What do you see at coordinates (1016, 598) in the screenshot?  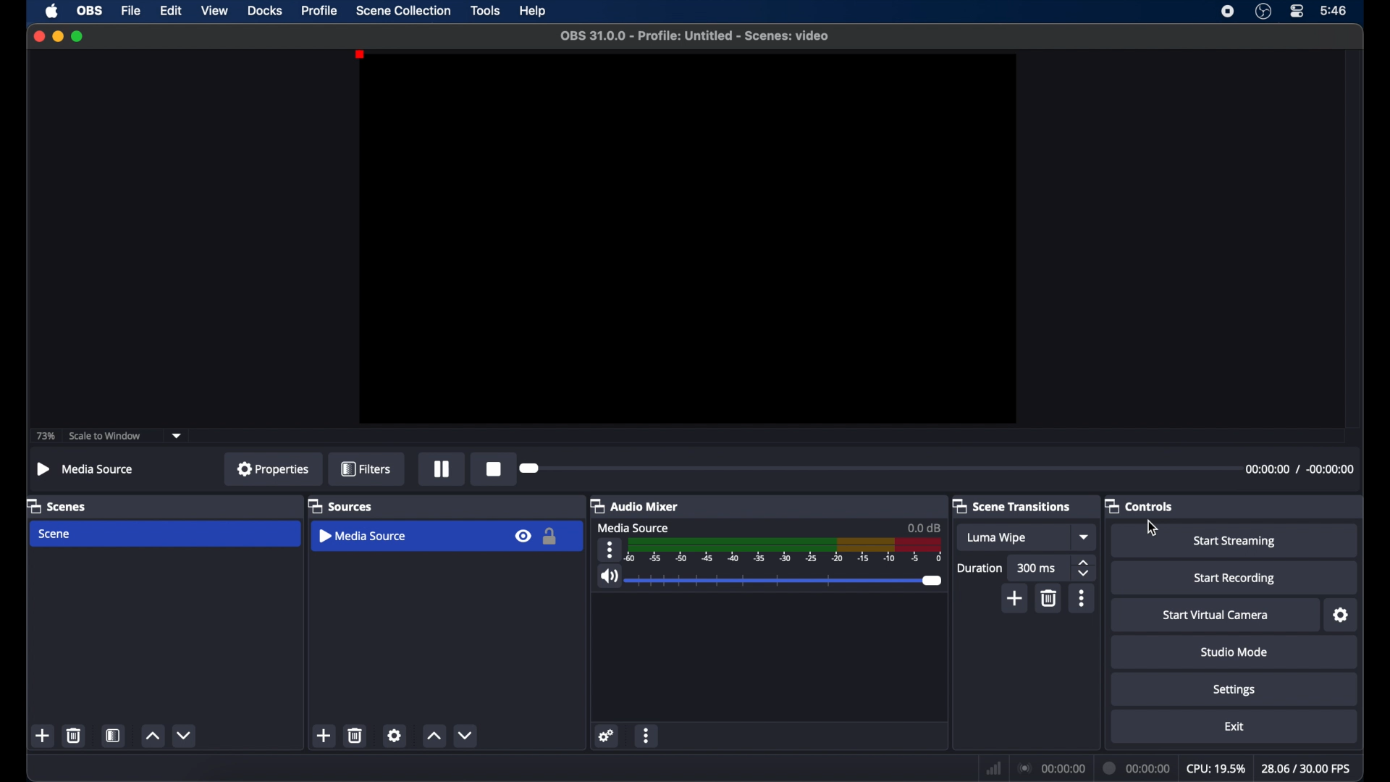 I see `add` at bounding box center [1016, 598].